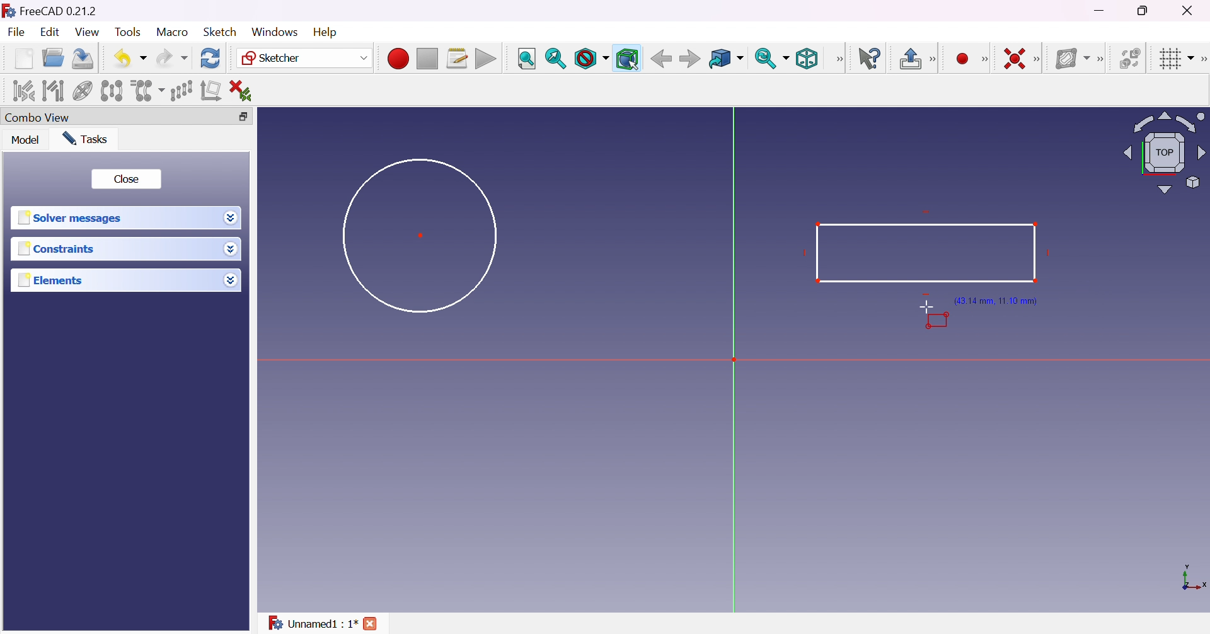  Describe the element at coordinates (422, 234) in the screenshot. I see `Dot` at that location.